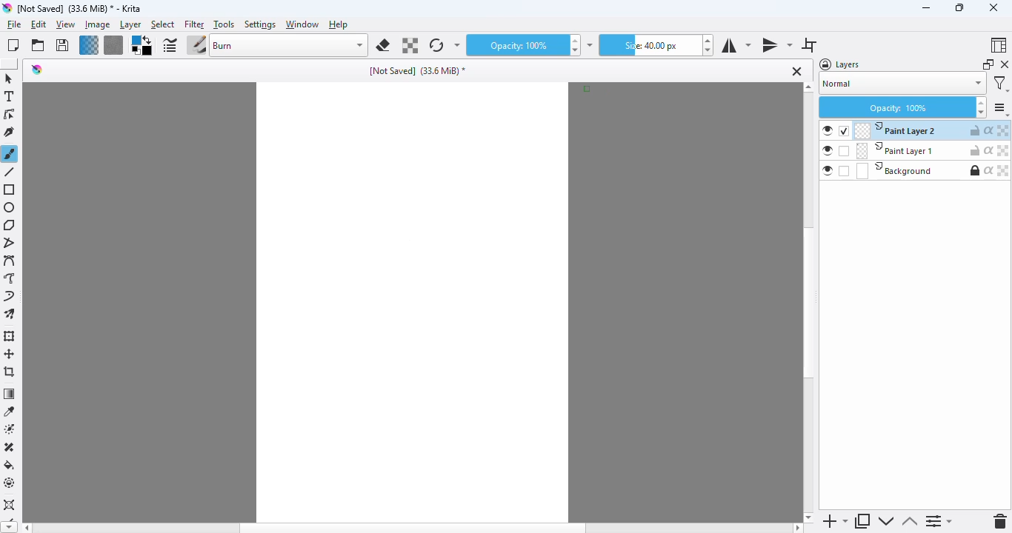 This screenshot has width=1012, height=533. I want to click on rectangle tool, so click(10, 190).